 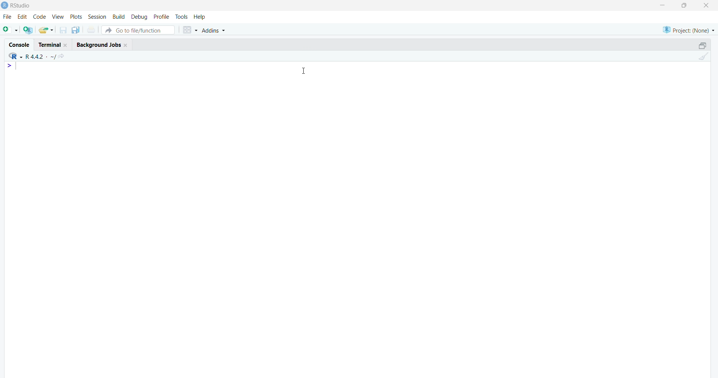 I want to click on edit, so click(x=22, y=17).